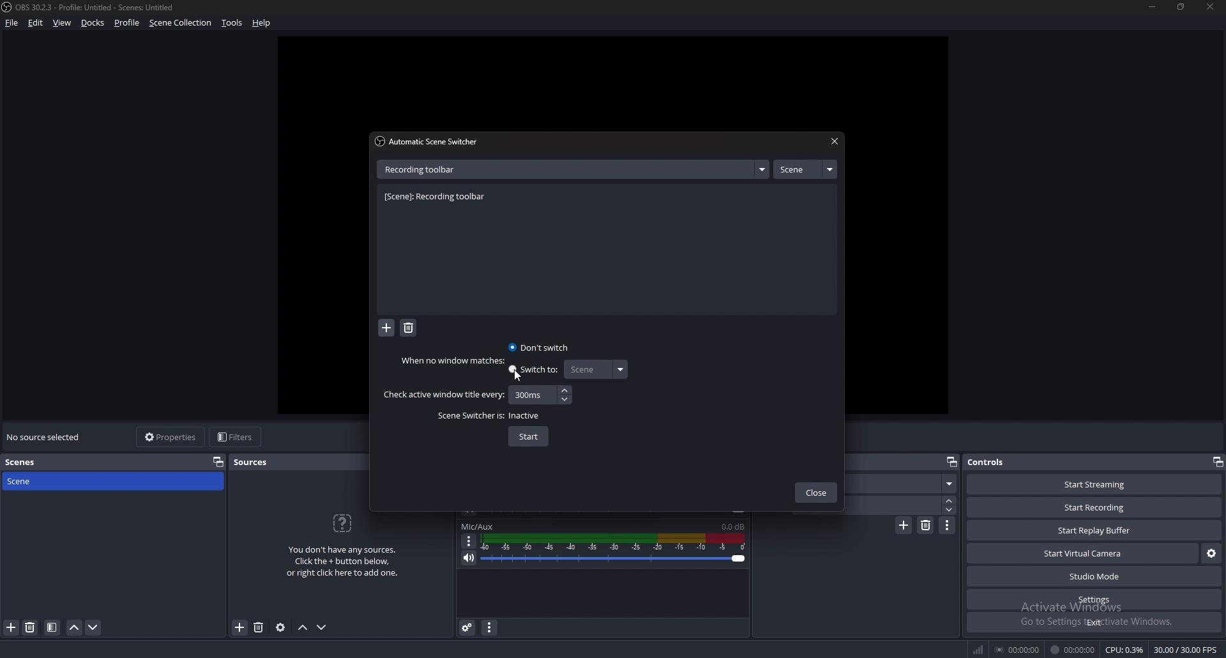 The width and height of the screenshot is (1226, 658). What do you see at coordinates (93, 23) in the screenshot?
I see `docks` at bounding box center [93, 23].